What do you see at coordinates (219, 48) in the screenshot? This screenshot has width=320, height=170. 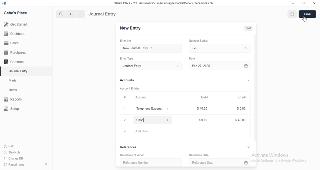 I see `IV-` at bounding box center [219, 48].